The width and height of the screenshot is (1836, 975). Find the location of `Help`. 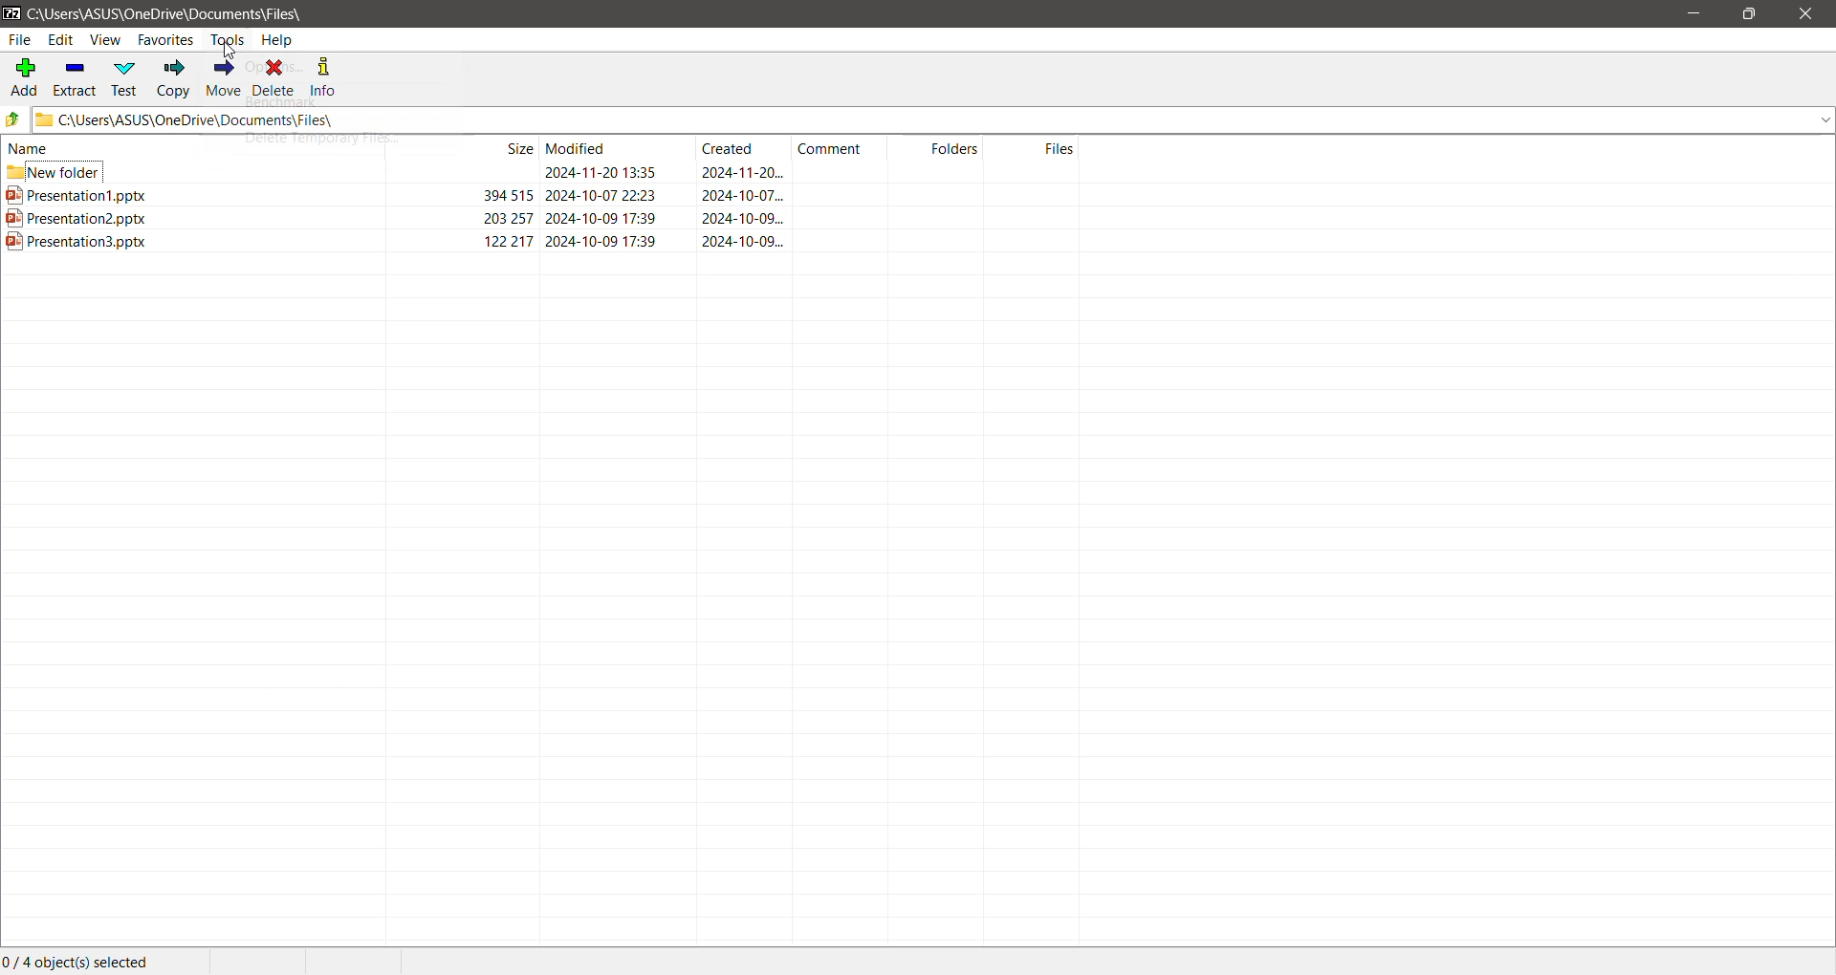

Help is located at coordinates (277, 41).